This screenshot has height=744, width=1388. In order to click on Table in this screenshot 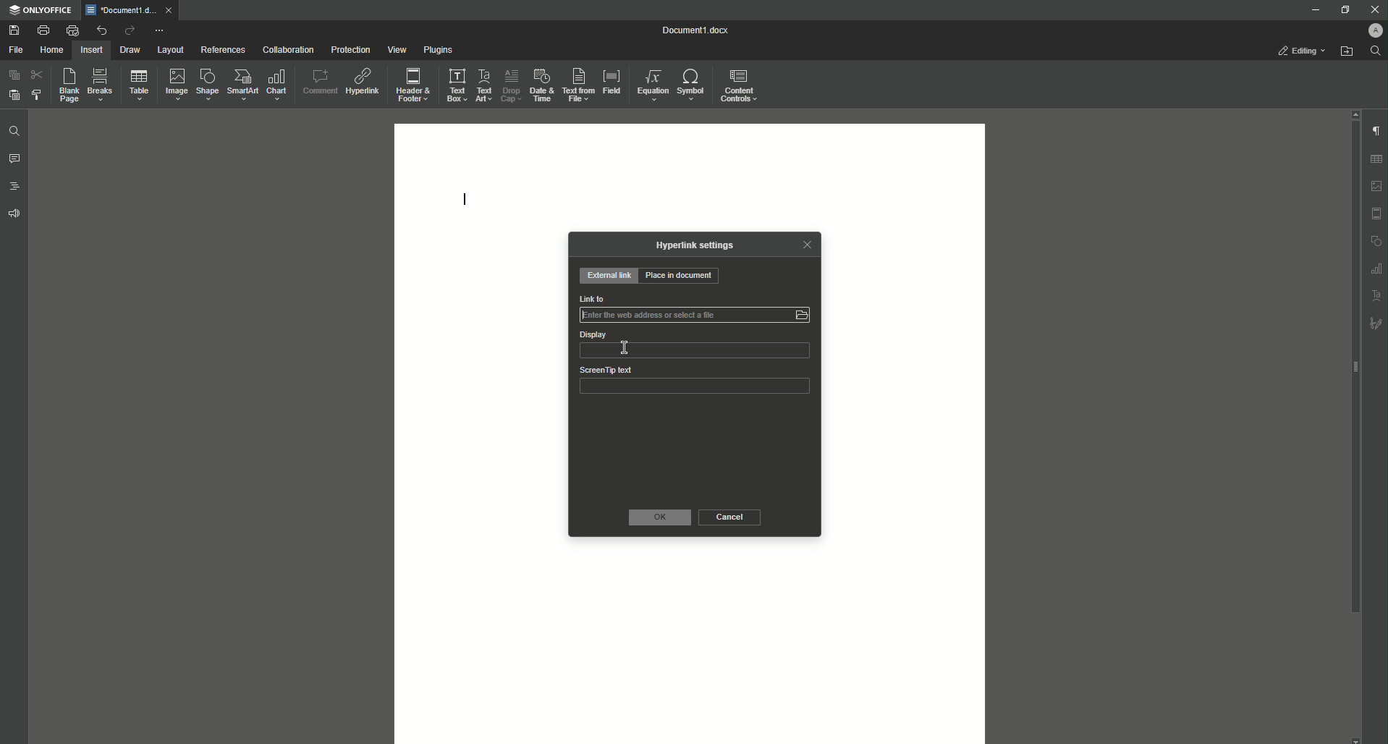, I will do `click(140, 85)`.